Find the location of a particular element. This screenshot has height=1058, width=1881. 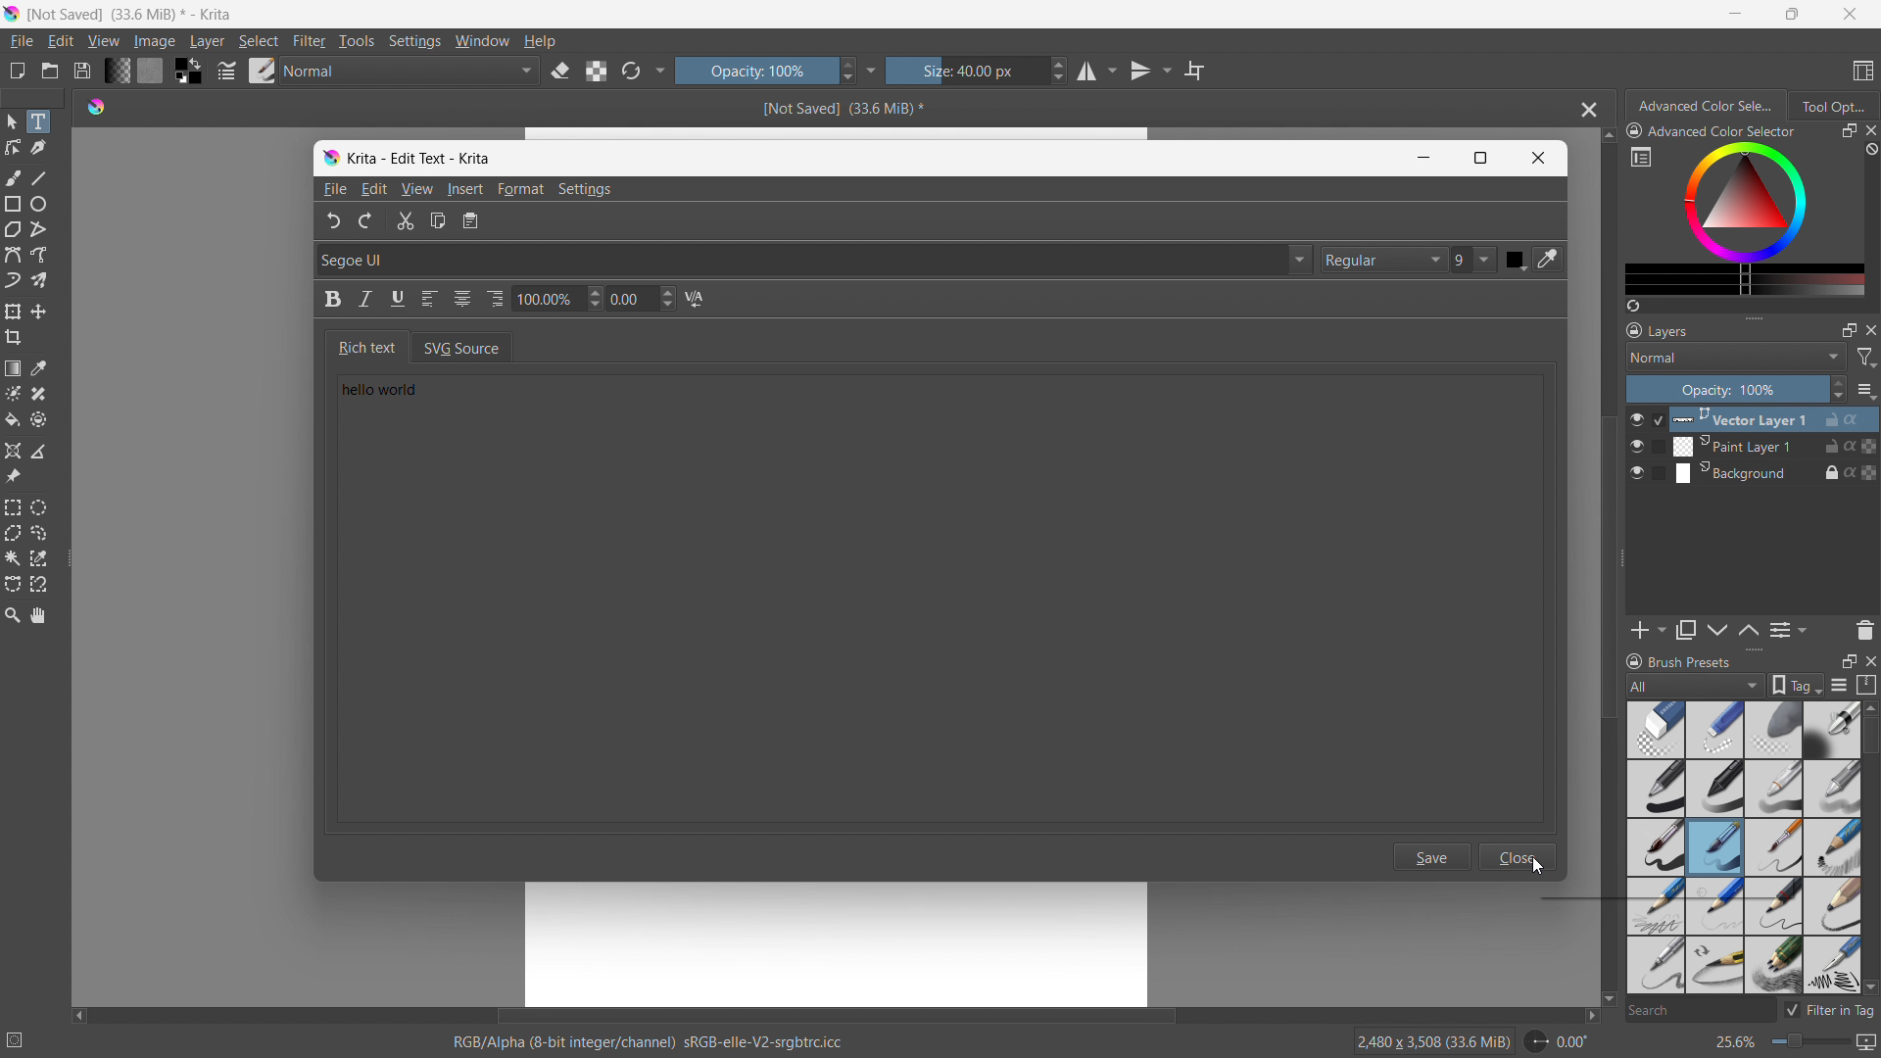

save is located at coordinates (1436, 859).